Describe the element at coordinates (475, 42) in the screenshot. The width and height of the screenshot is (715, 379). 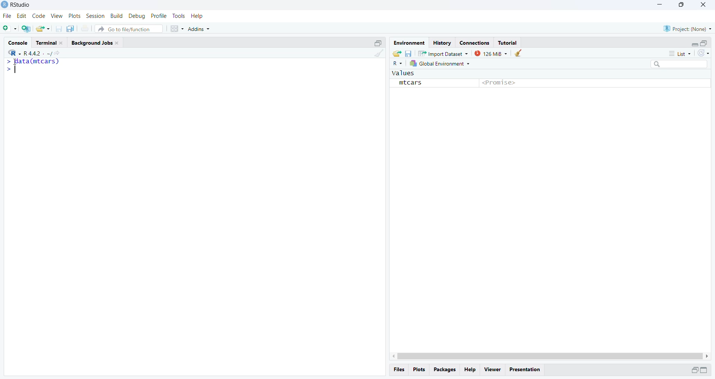
I see `Connections` at that location.